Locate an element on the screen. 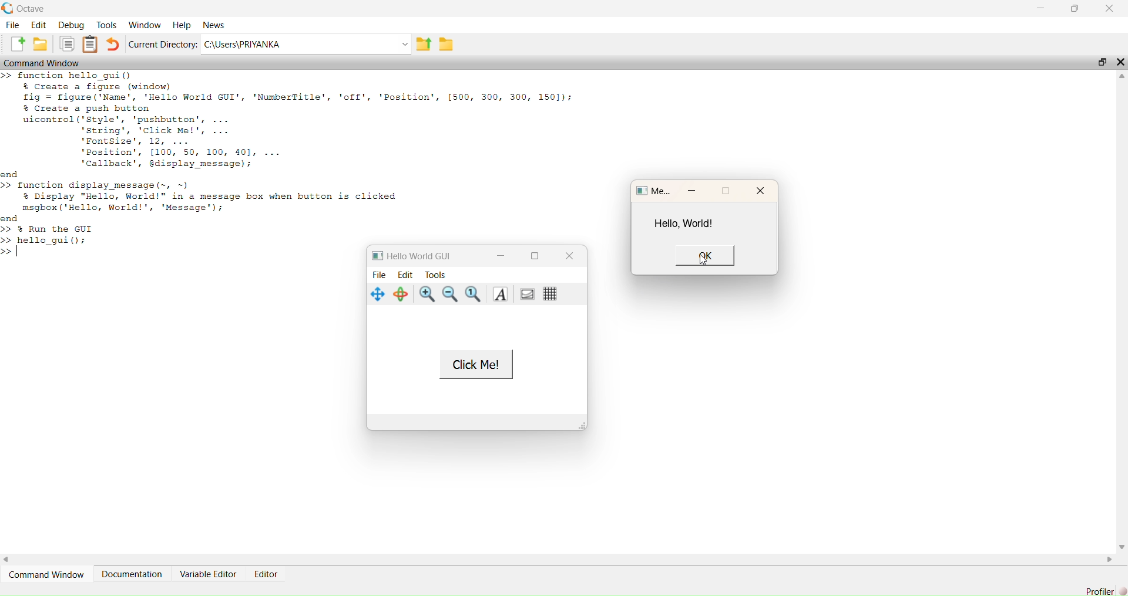 The height and width of the screenshot is (596, 1128). Profiler] is located at coordinates (1098, 590).